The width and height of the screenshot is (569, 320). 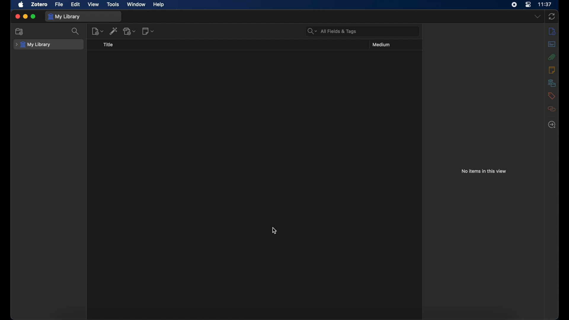 I want to click on new notes, so click(x=148, y=31).